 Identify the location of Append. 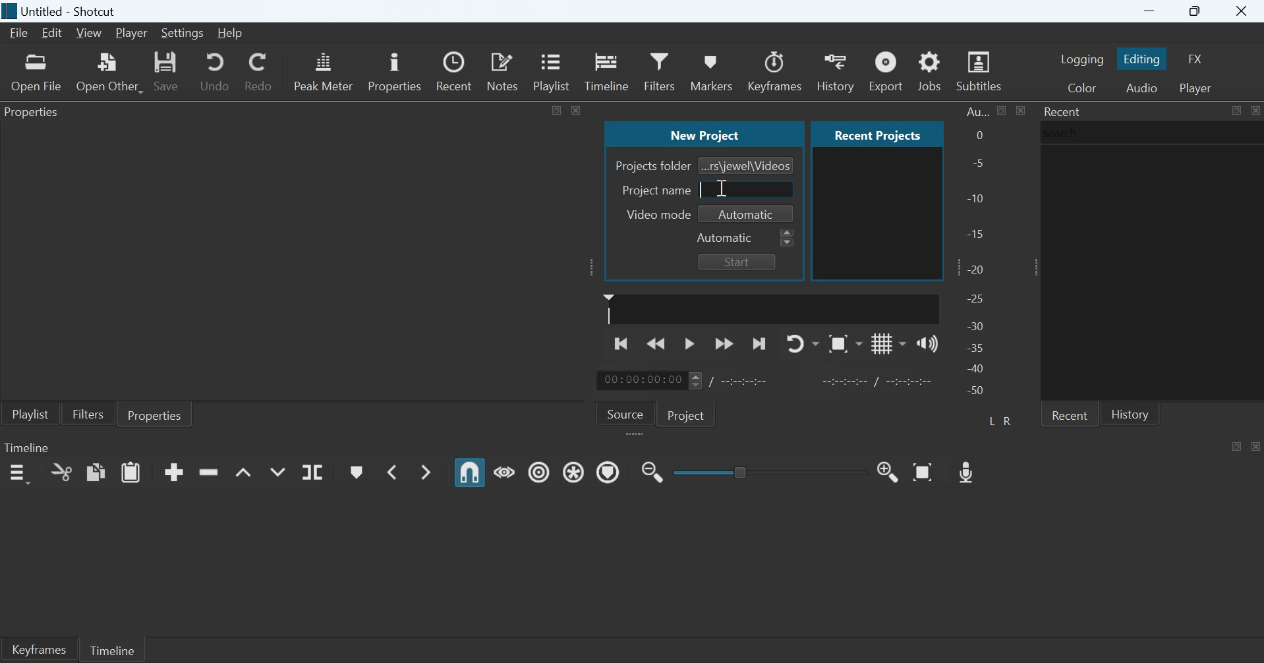
(174, 472).